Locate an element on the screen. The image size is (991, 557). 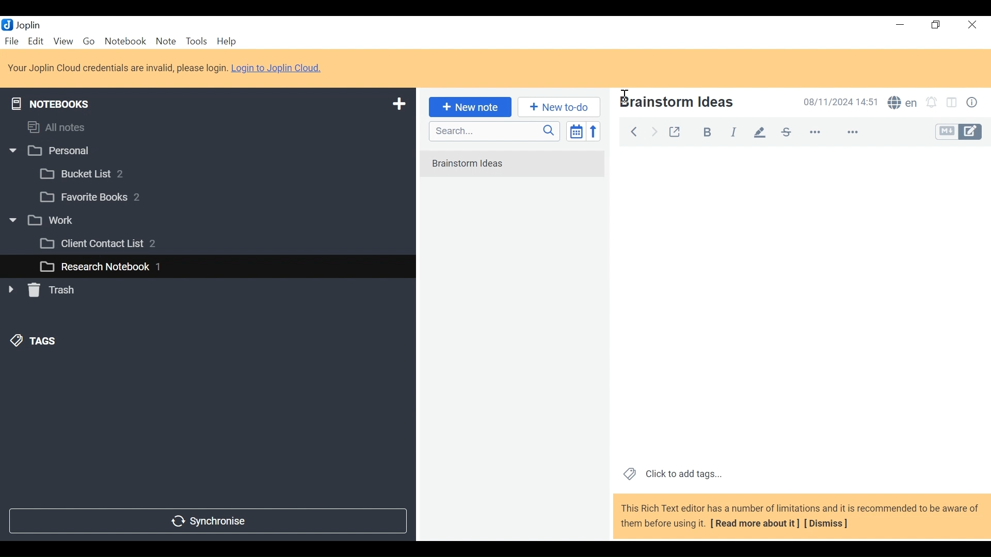
Restore is located at coordinates (937, 25).